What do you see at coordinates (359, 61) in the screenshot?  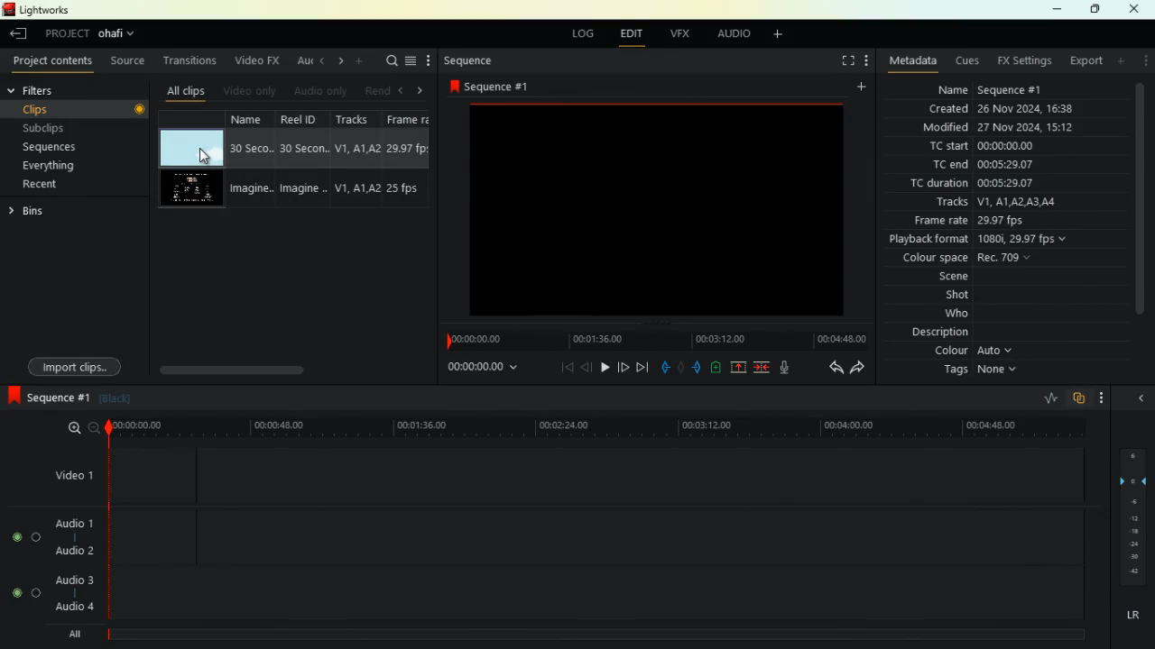 I see `more` at bounding box center [359, 61].